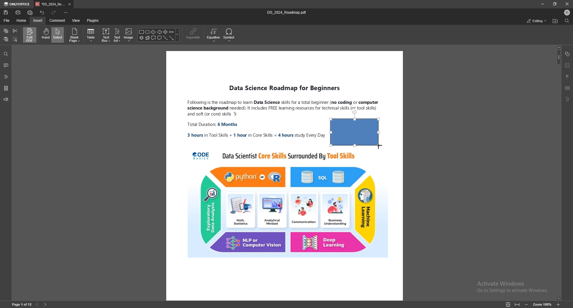  Describe the element at coordinates (16, 39) in the screenshot. I see `select` at that location.